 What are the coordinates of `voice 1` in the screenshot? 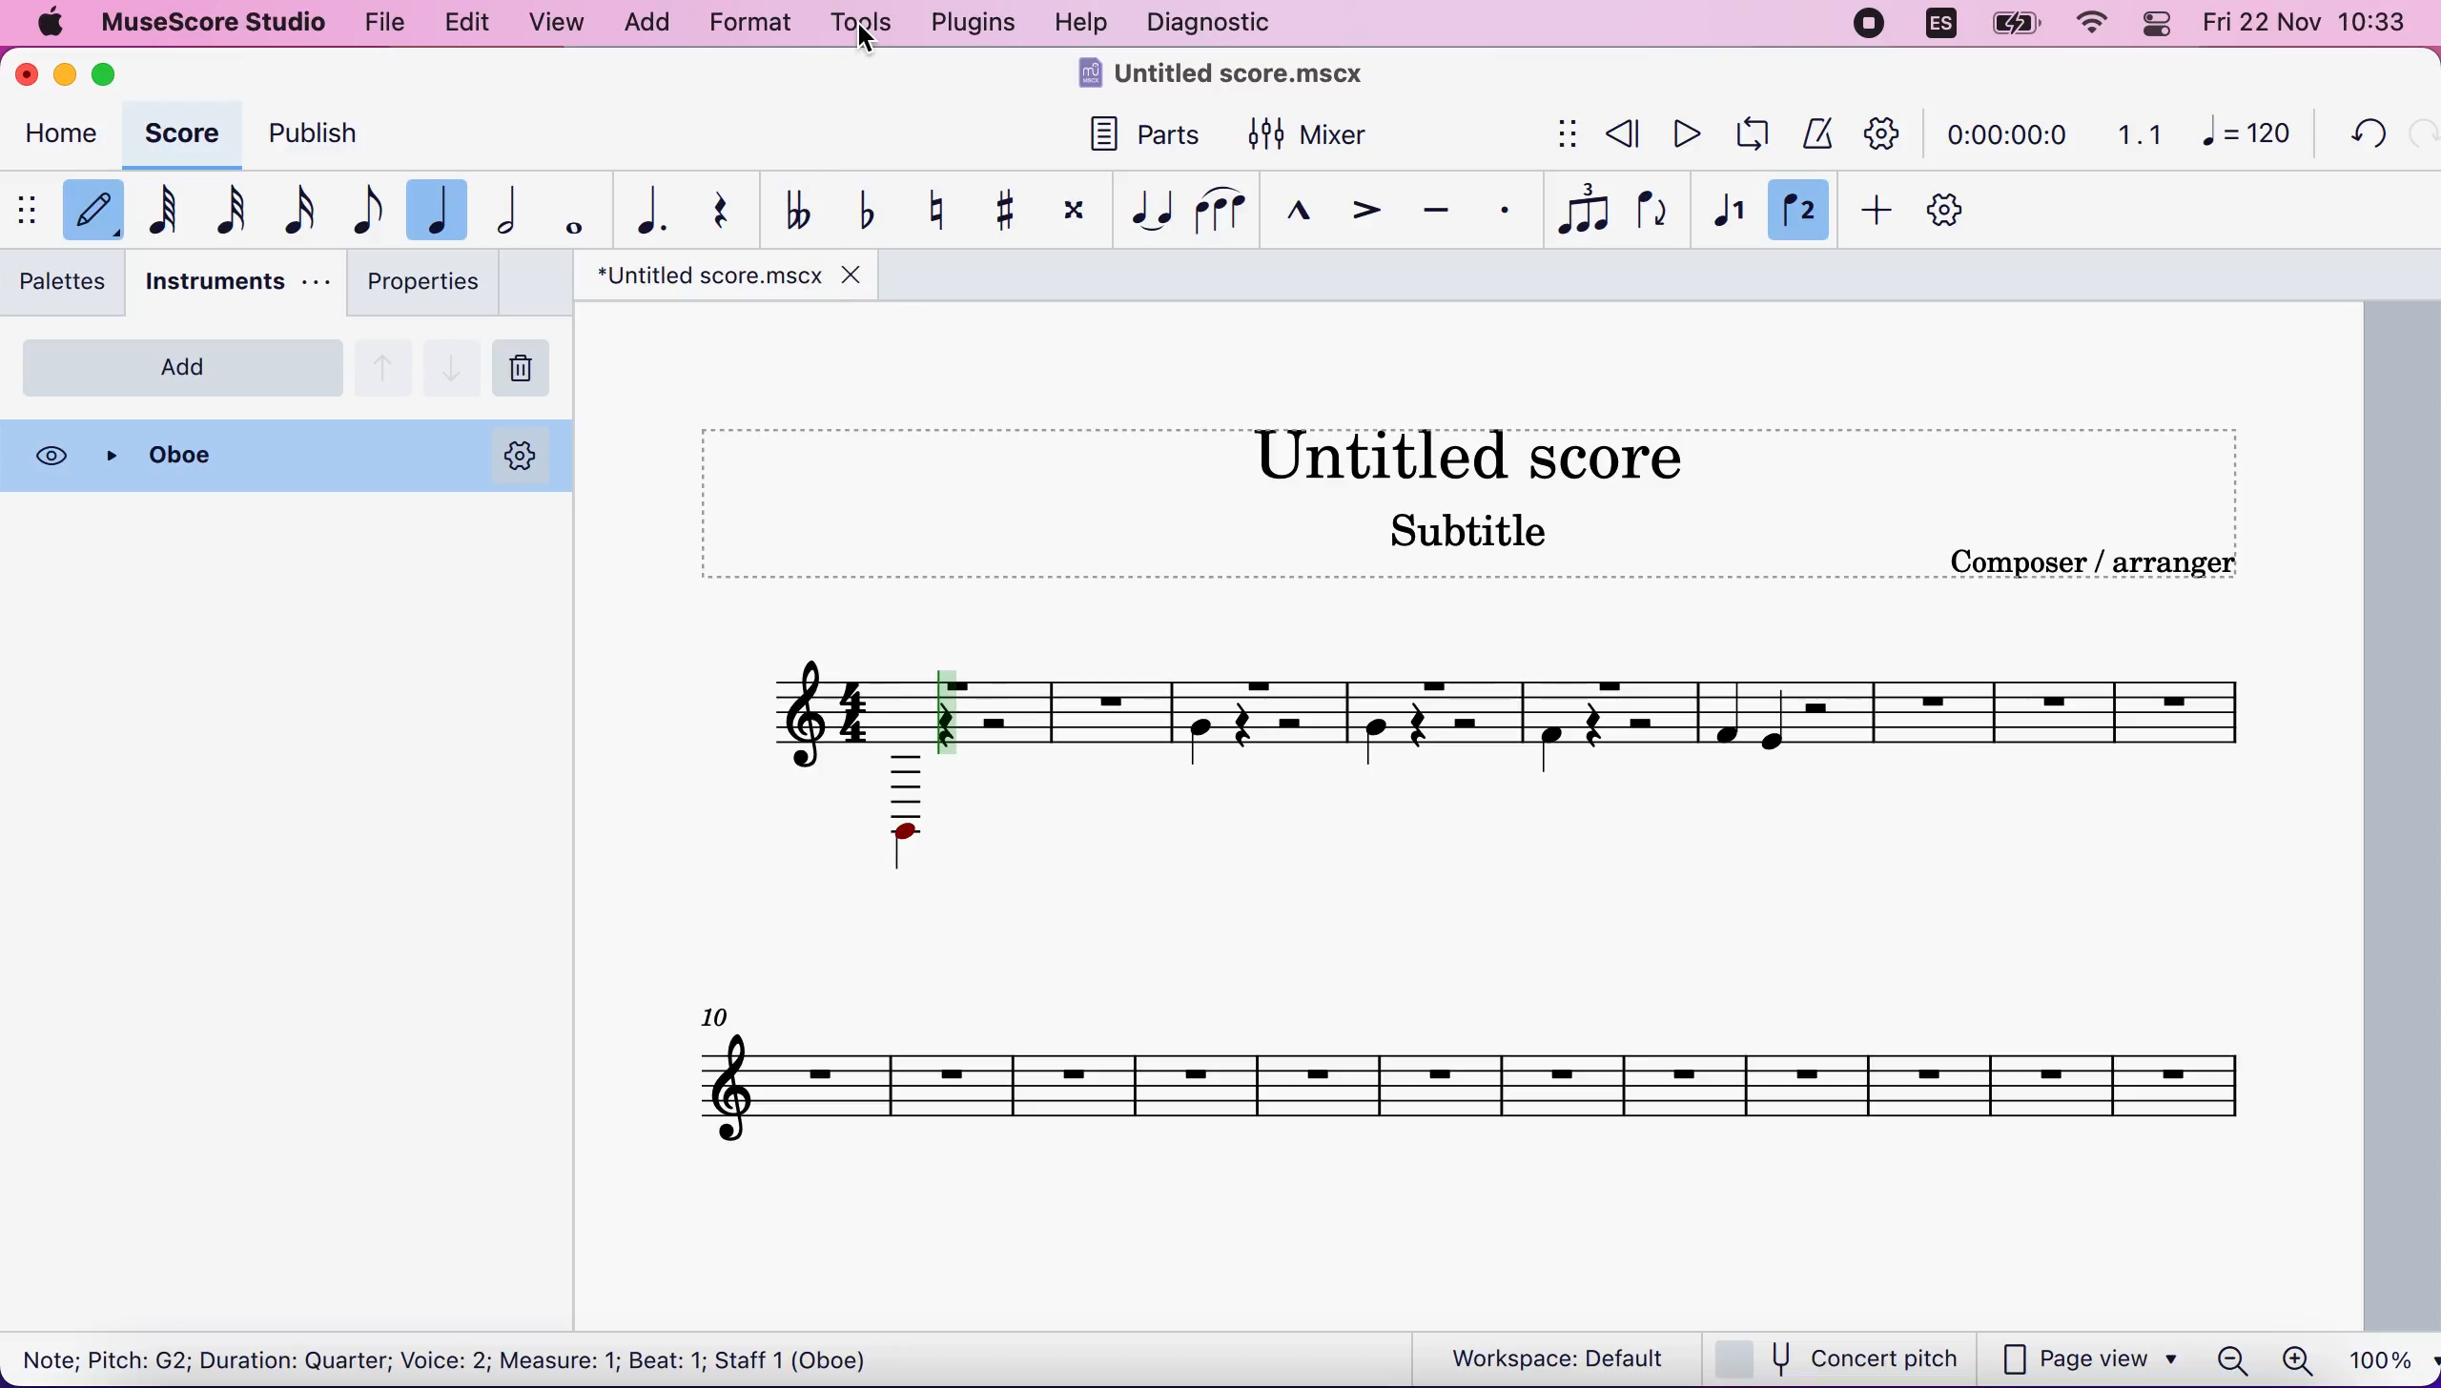 It's located at (1730, 207).